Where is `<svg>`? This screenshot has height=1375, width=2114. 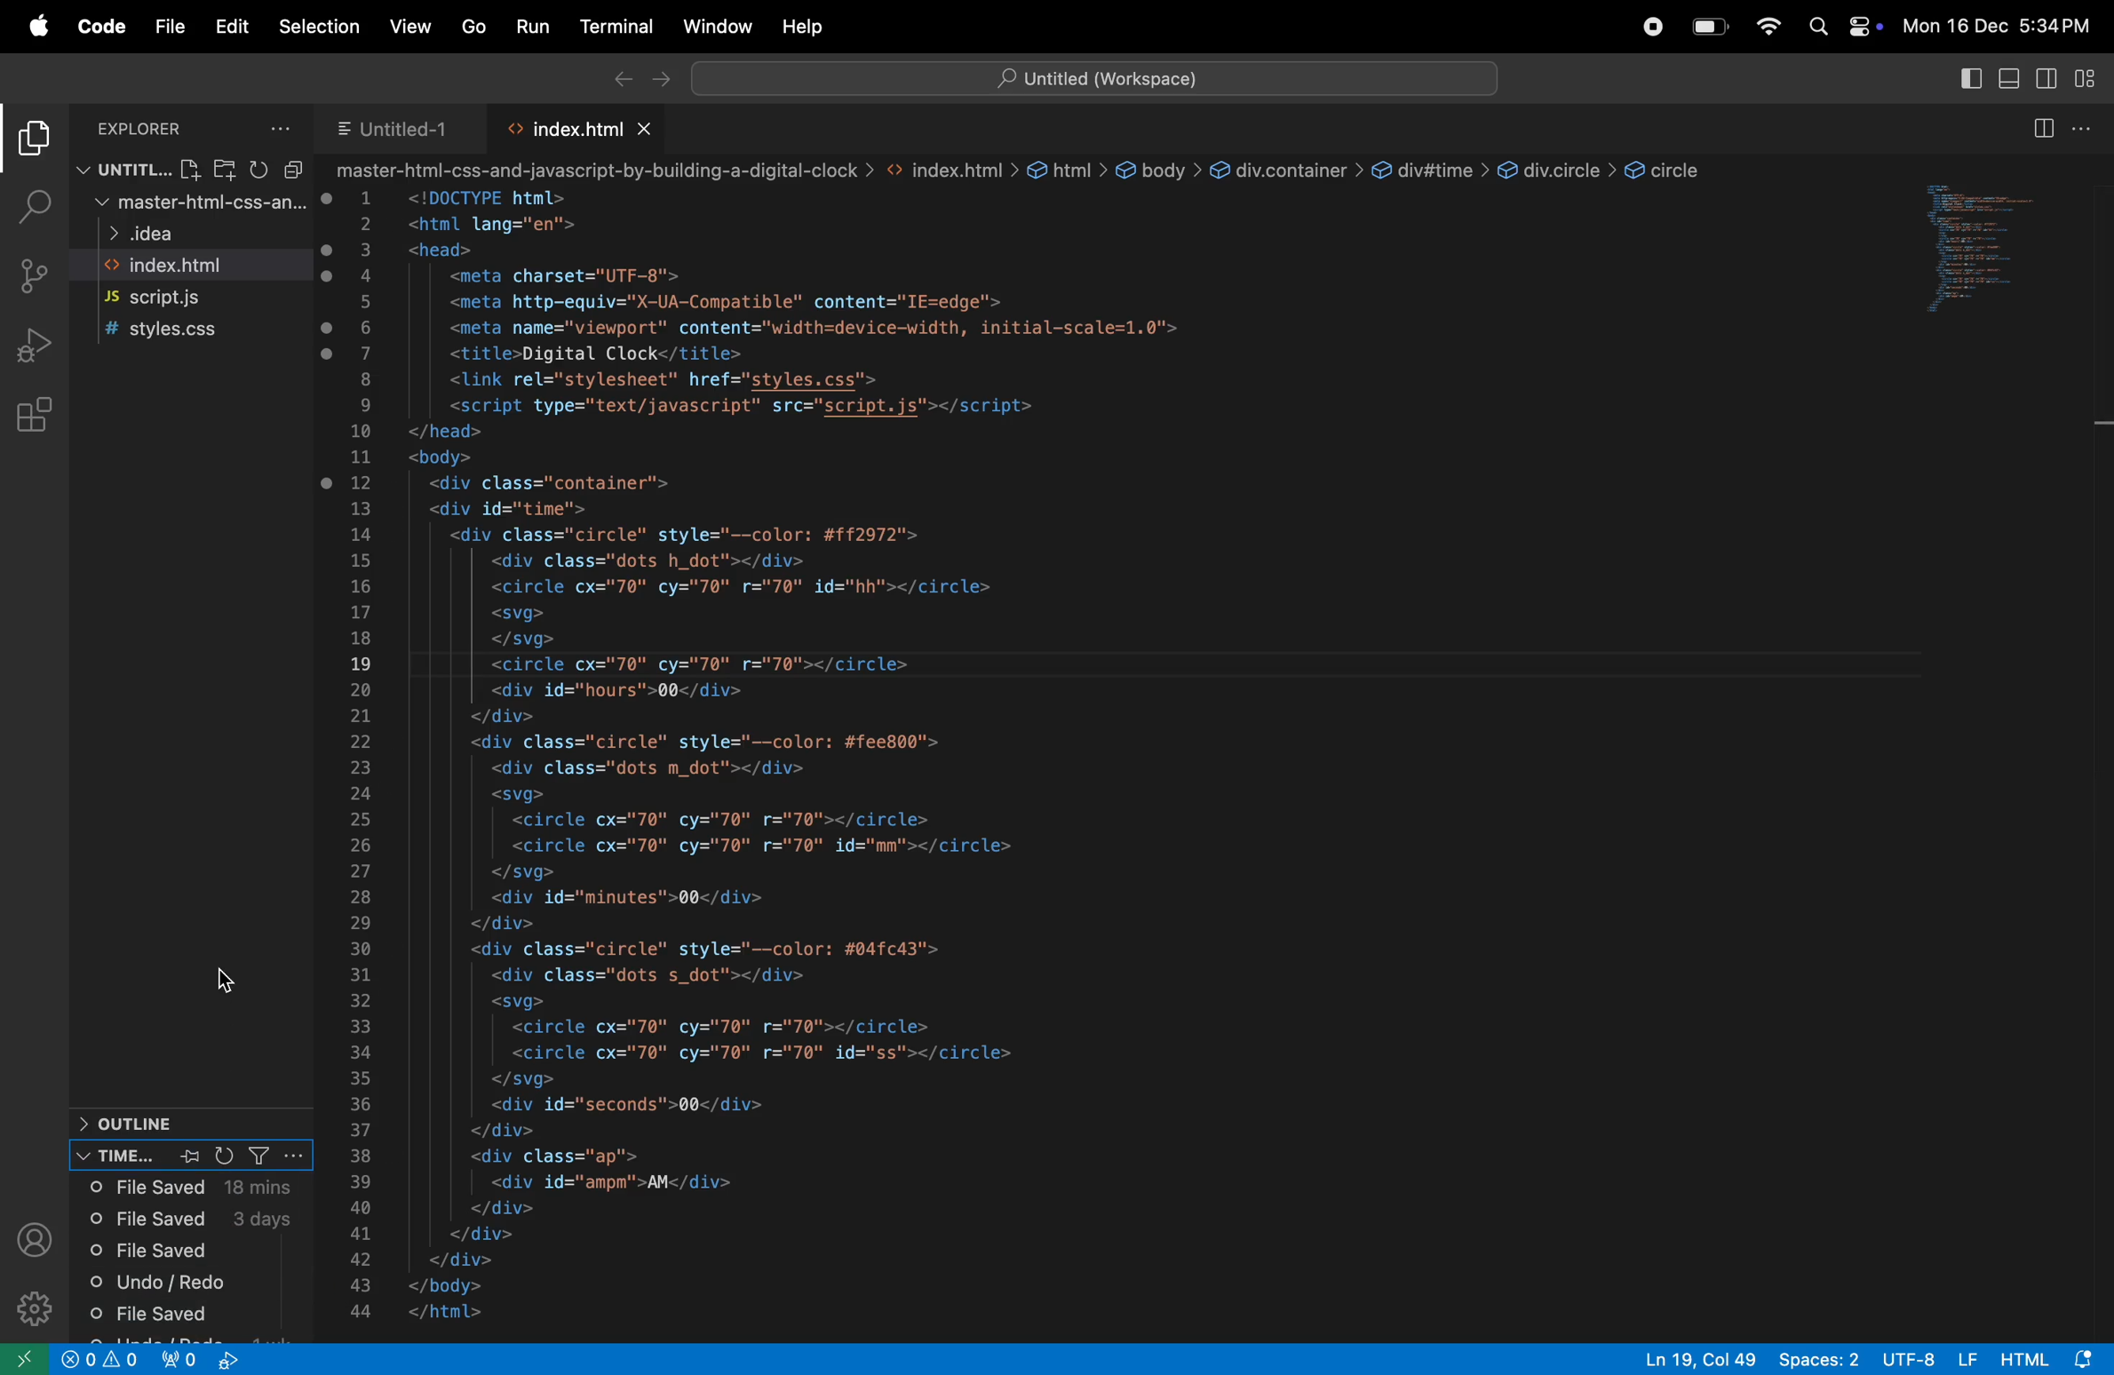
<svg> is located at coordinates (508, 795).